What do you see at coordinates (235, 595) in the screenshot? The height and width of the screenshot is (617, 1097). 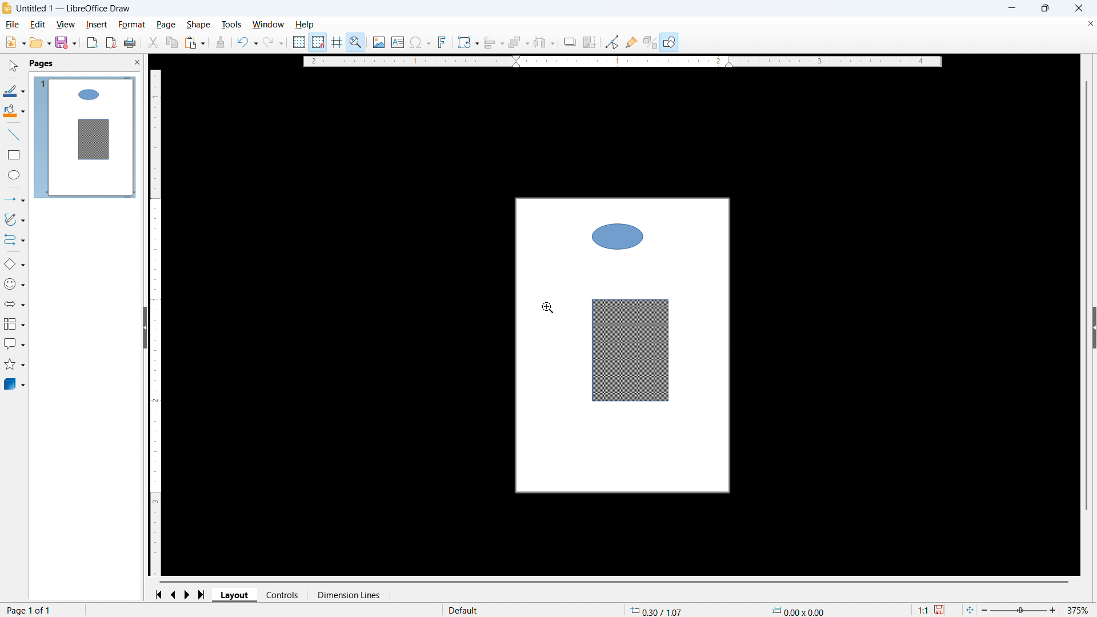 I see `Layout ` at bounding box center [235, 595].